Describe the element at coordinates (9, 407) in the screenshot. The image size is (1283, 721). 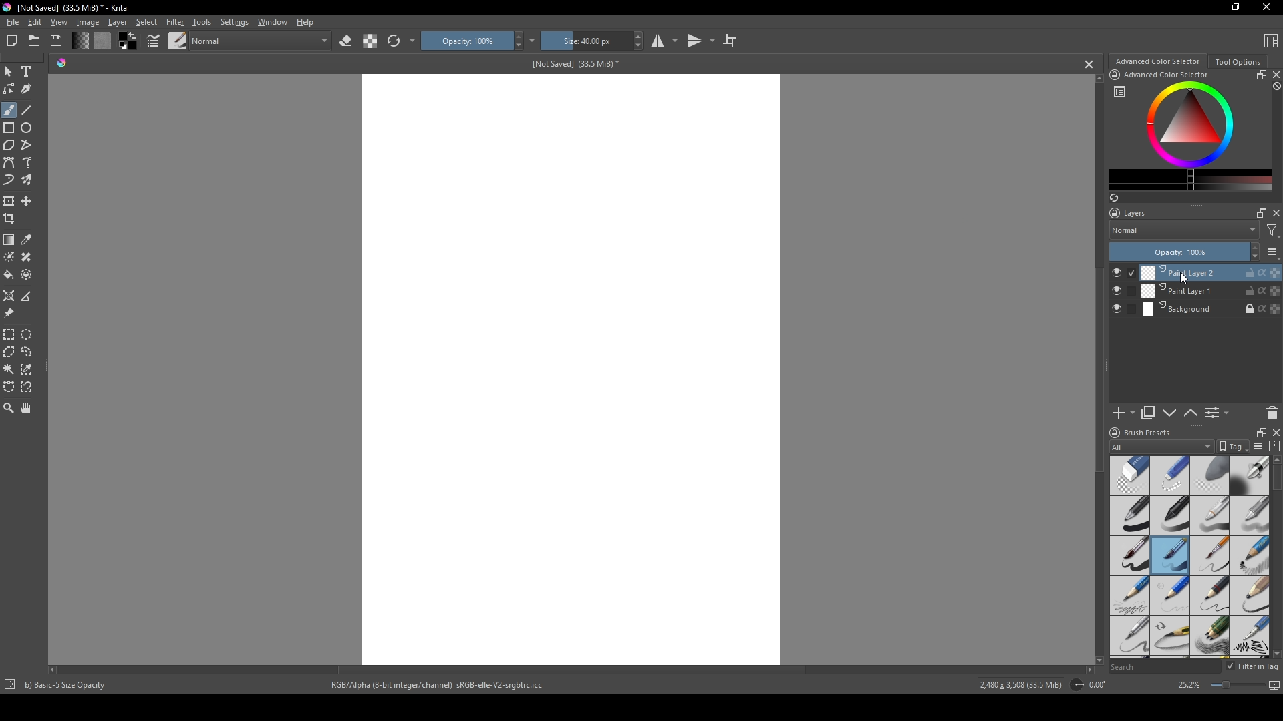
I see `zoom` at that location.